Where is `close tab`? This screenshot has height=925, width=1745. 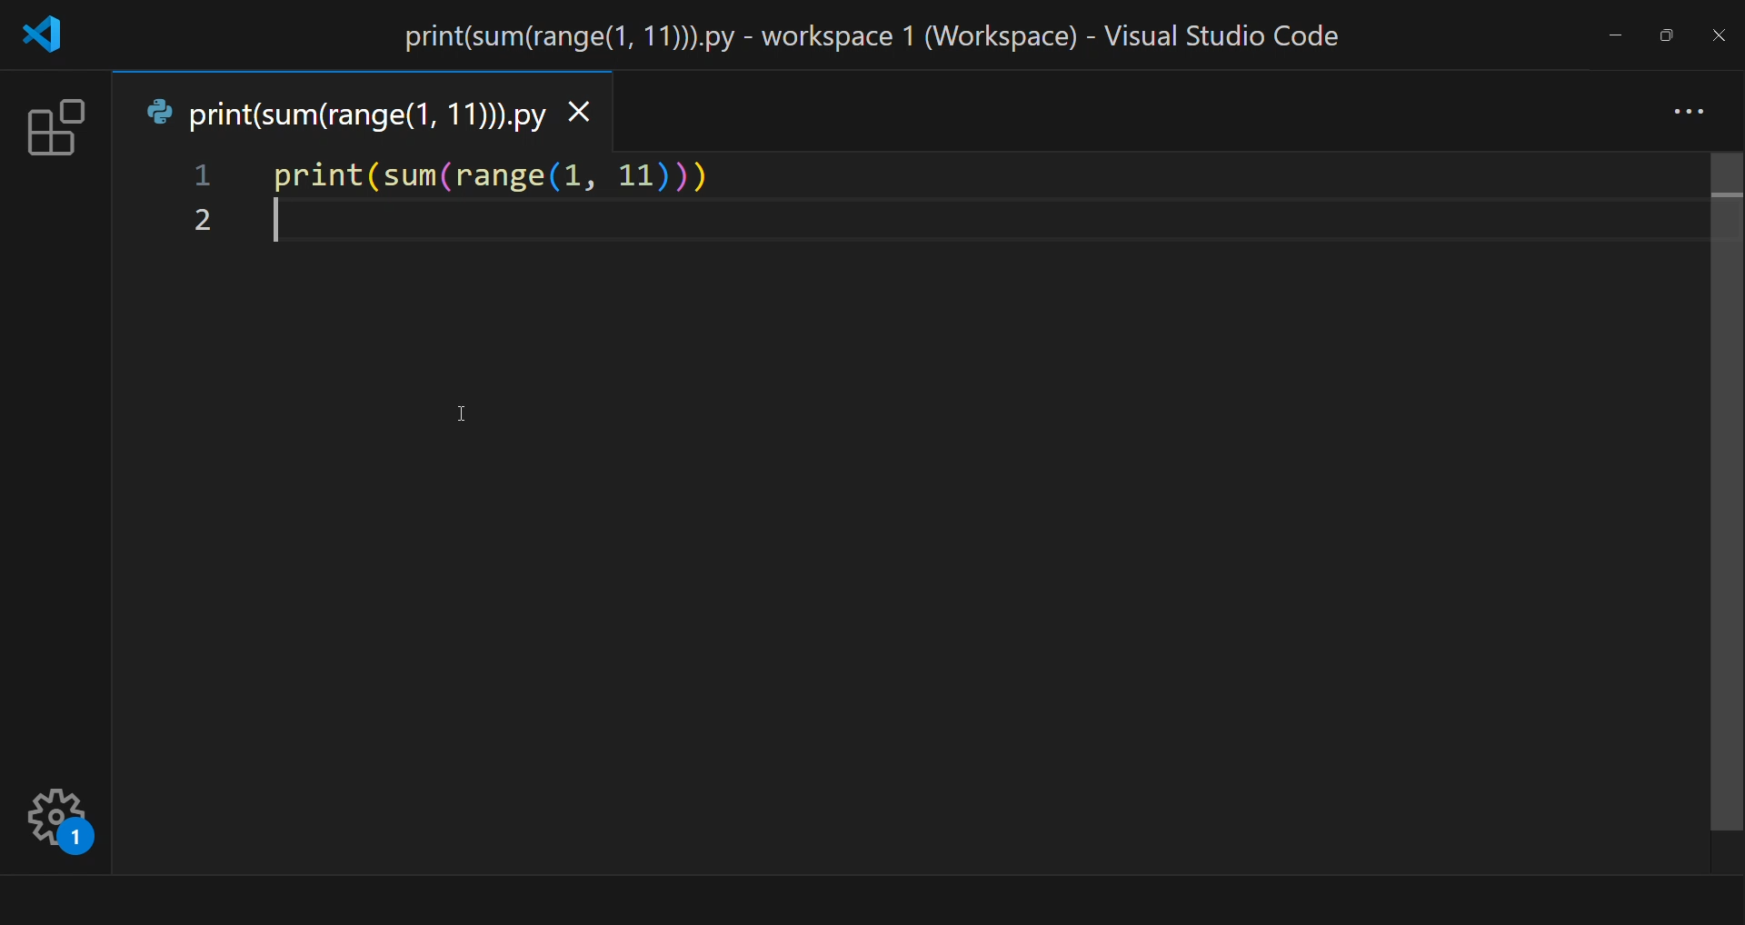
close tab is located at coordinates (583, 108).